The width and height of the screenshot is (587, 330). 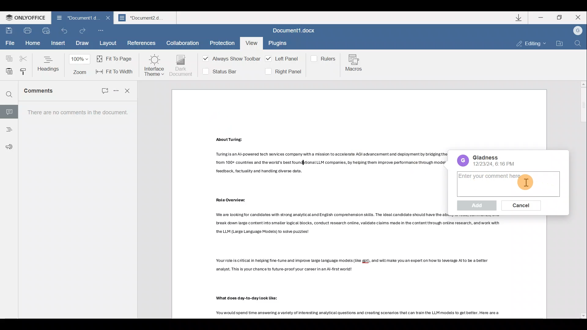 I want to click on Insert, so click(x=57, y=44).